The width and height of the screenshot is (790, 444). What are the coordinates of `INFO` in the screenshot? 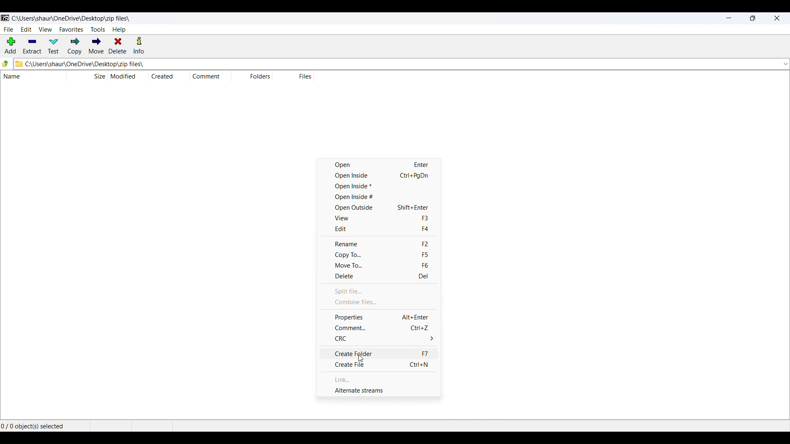 It's located at (140, 46).